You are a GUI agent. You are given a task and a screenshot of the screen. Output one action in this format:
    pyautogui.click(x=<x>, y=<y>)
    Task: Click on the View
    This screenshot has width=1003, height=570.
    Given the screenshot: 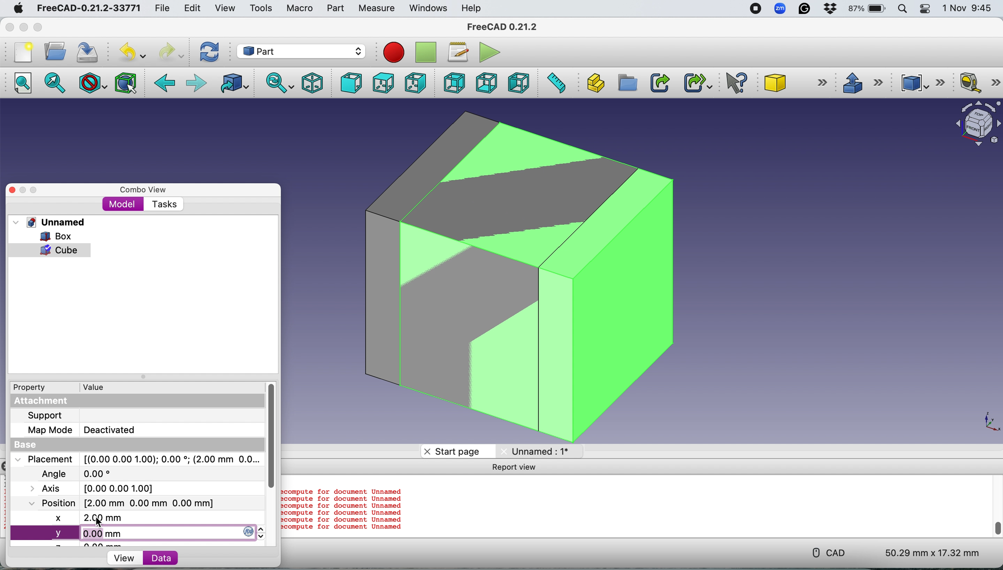 What is the action you would take?
    pyautogui.click(x=122, y=557)
    